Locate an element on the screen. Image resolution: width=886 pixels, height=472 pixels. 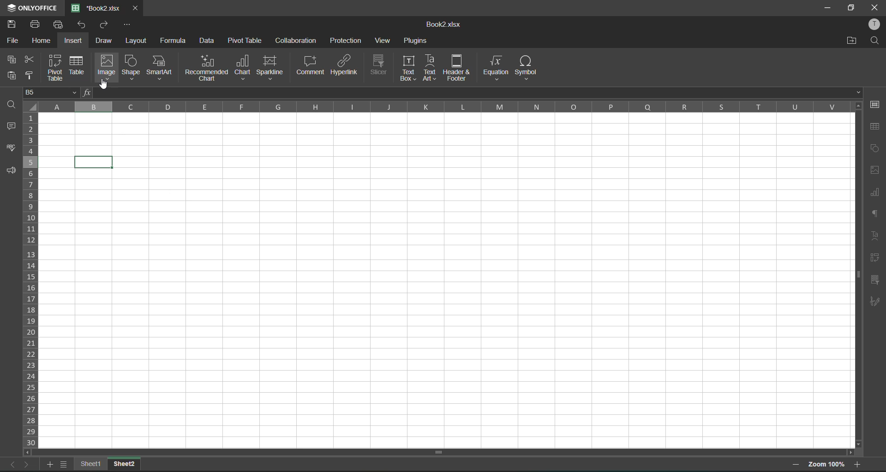
close tab is located at coordinates (136, 9).